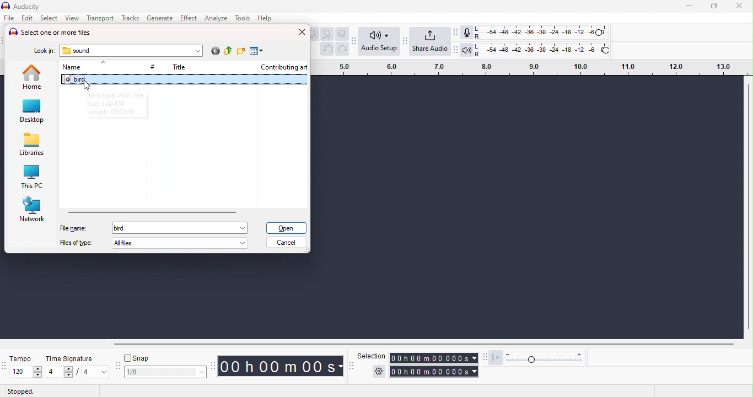 The height and width of the screenshot is (397, 753). Describe the element at coordinates (87, 86) in the screenshot. I see `cursor moved` at that location.